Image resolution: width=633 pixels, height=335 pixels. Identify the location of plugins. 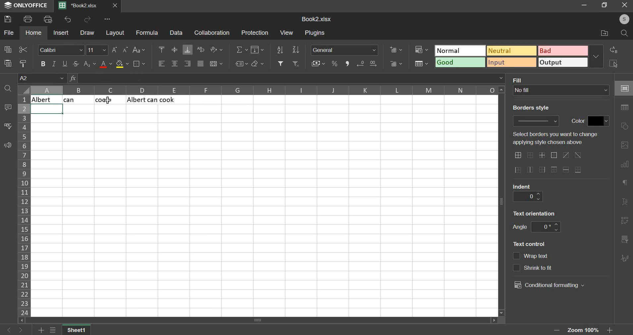
(316, 33).